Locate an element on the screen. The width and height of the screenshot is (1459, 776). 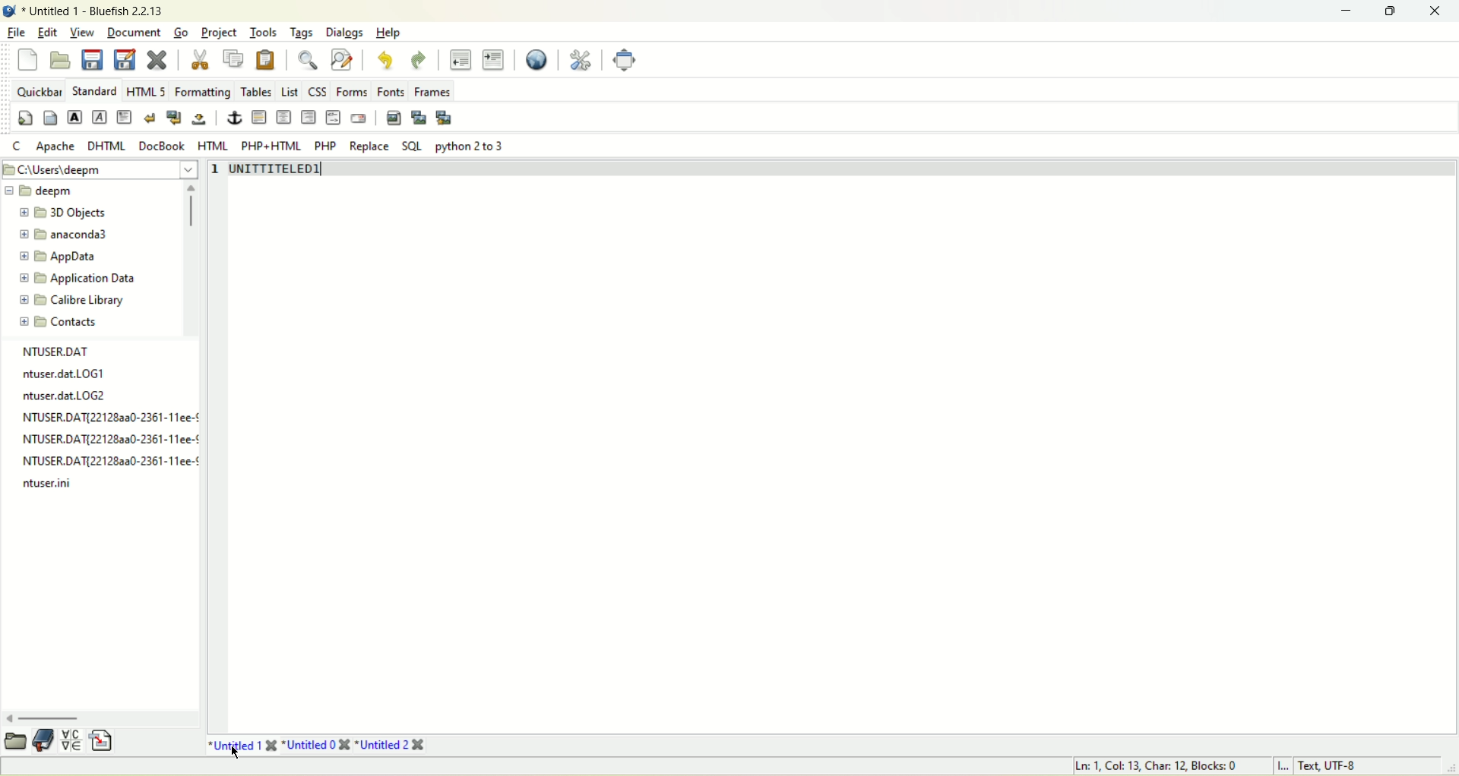
SOL is located at coordinates (413, 144).